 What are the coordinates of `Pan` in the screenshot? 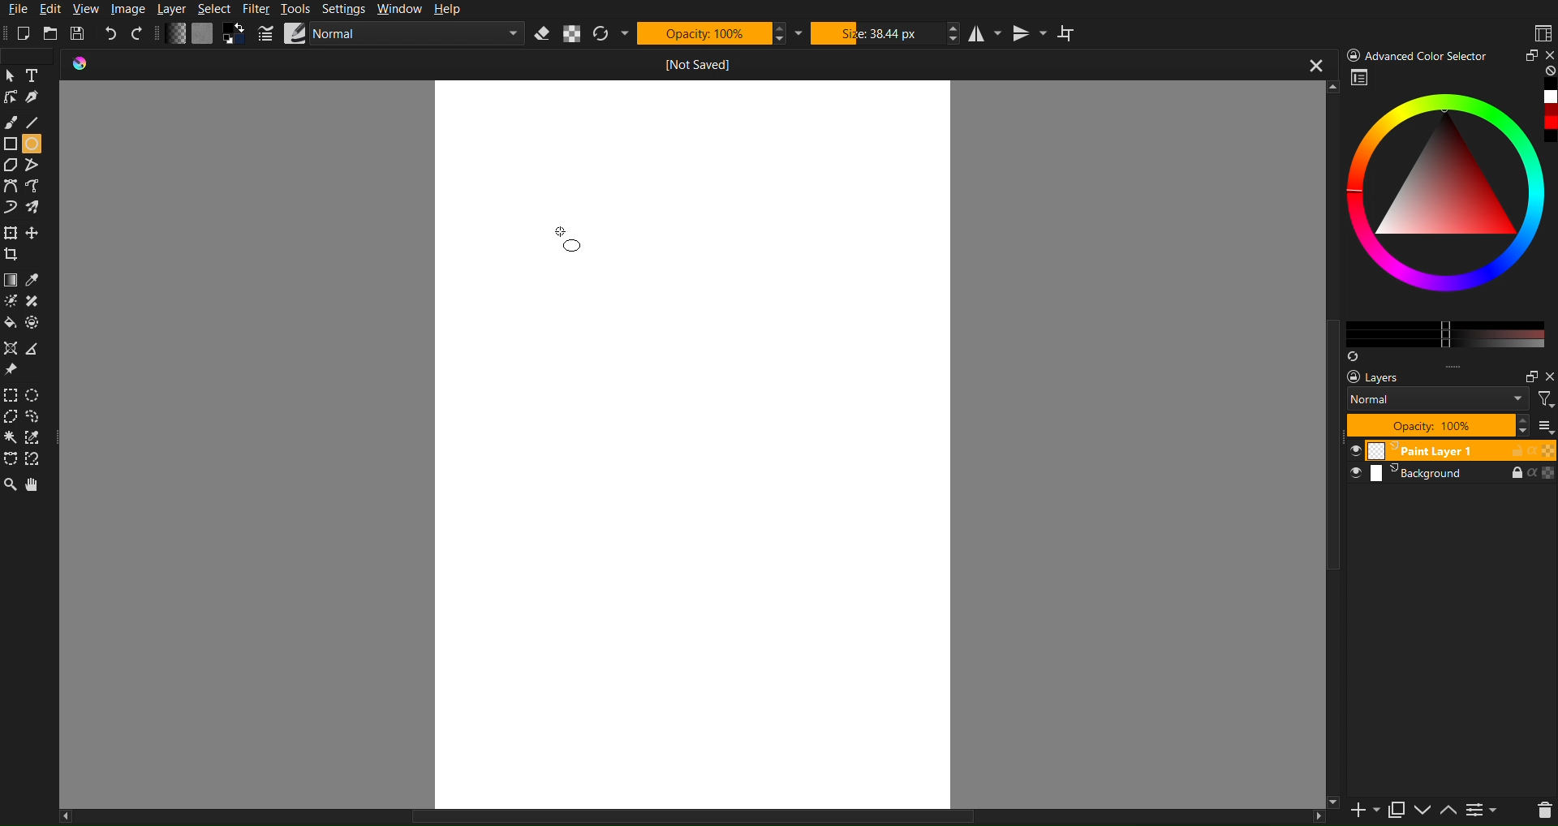 It's located at (41, 486).